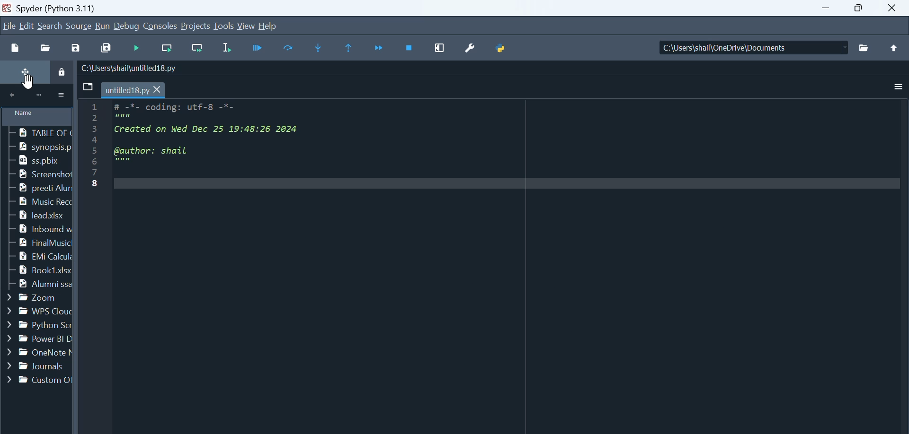 The image size is (909, 434). What do you see at coordinates (267, 25) in the screenshot?
I see `Help` at bounding box center [267, 25].